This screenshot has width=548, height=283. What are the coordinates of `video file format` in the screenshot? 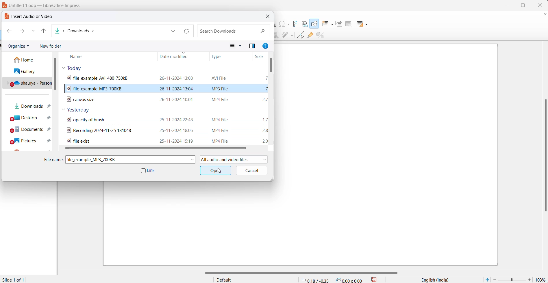 It's located at (221, 78).